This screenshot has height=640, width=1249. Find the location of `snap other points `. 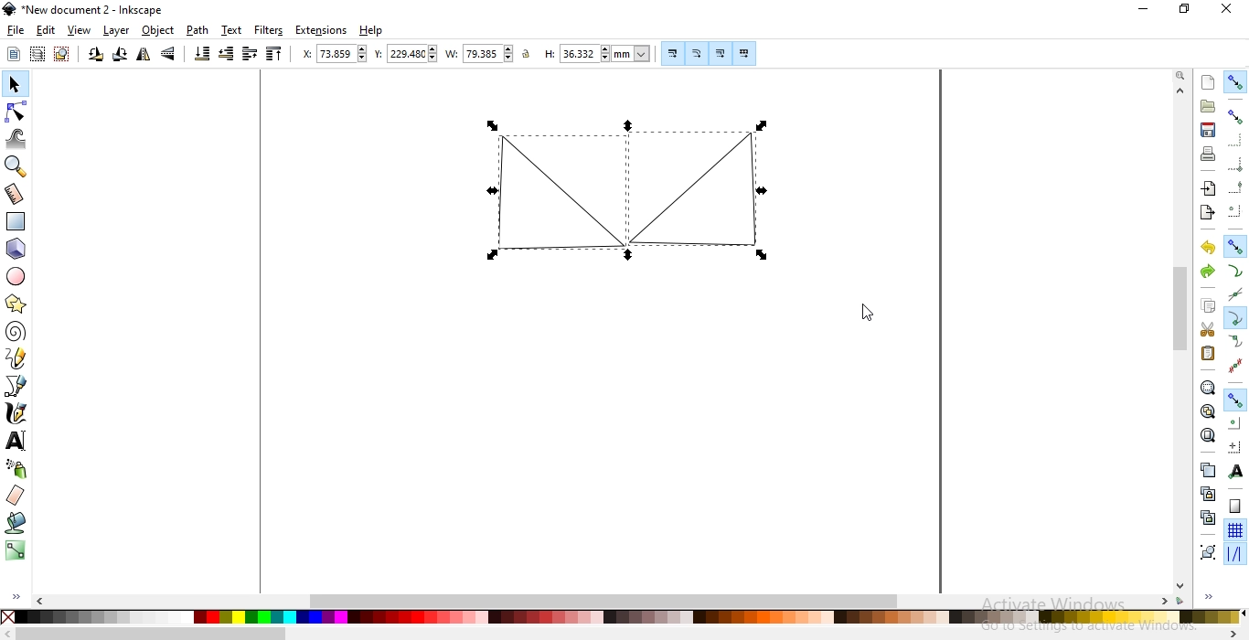

snap other points  is located at coordinates (1234, 400).